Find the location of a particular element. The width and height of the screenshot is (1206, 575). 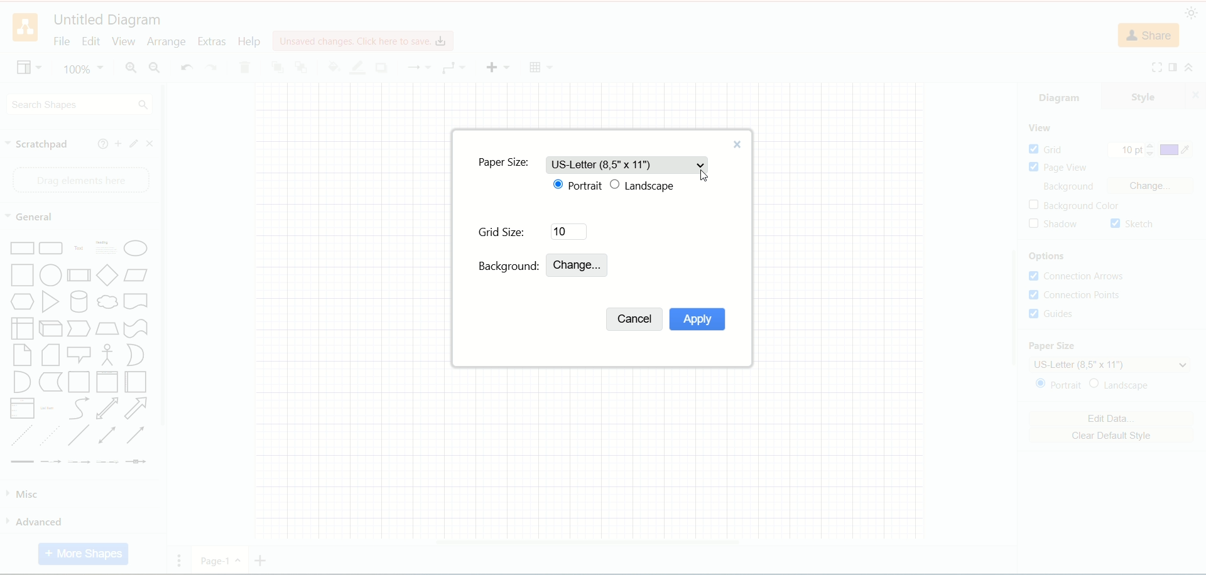

more shapes is located at coordinates (84, 554).